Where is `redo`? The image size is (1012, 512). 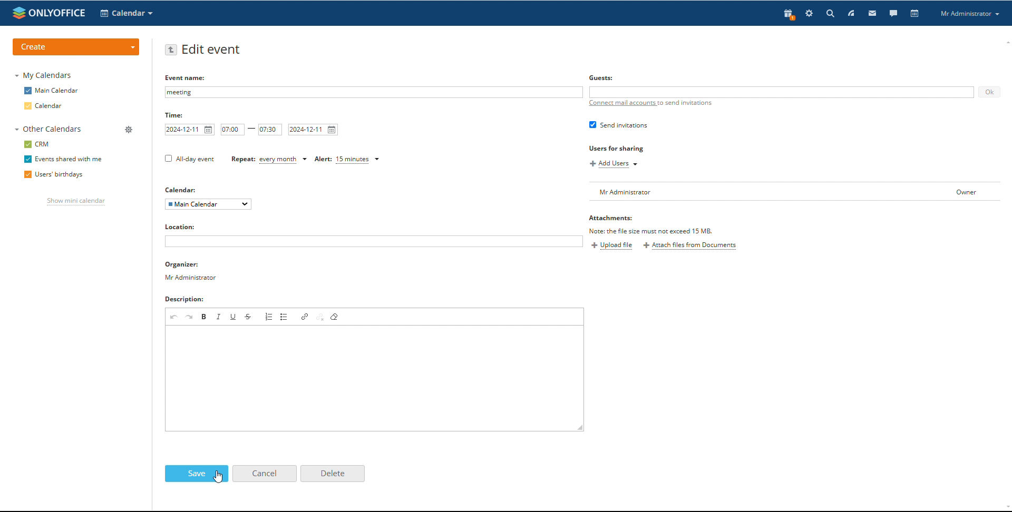
redo is located at coordinates (190, 316).